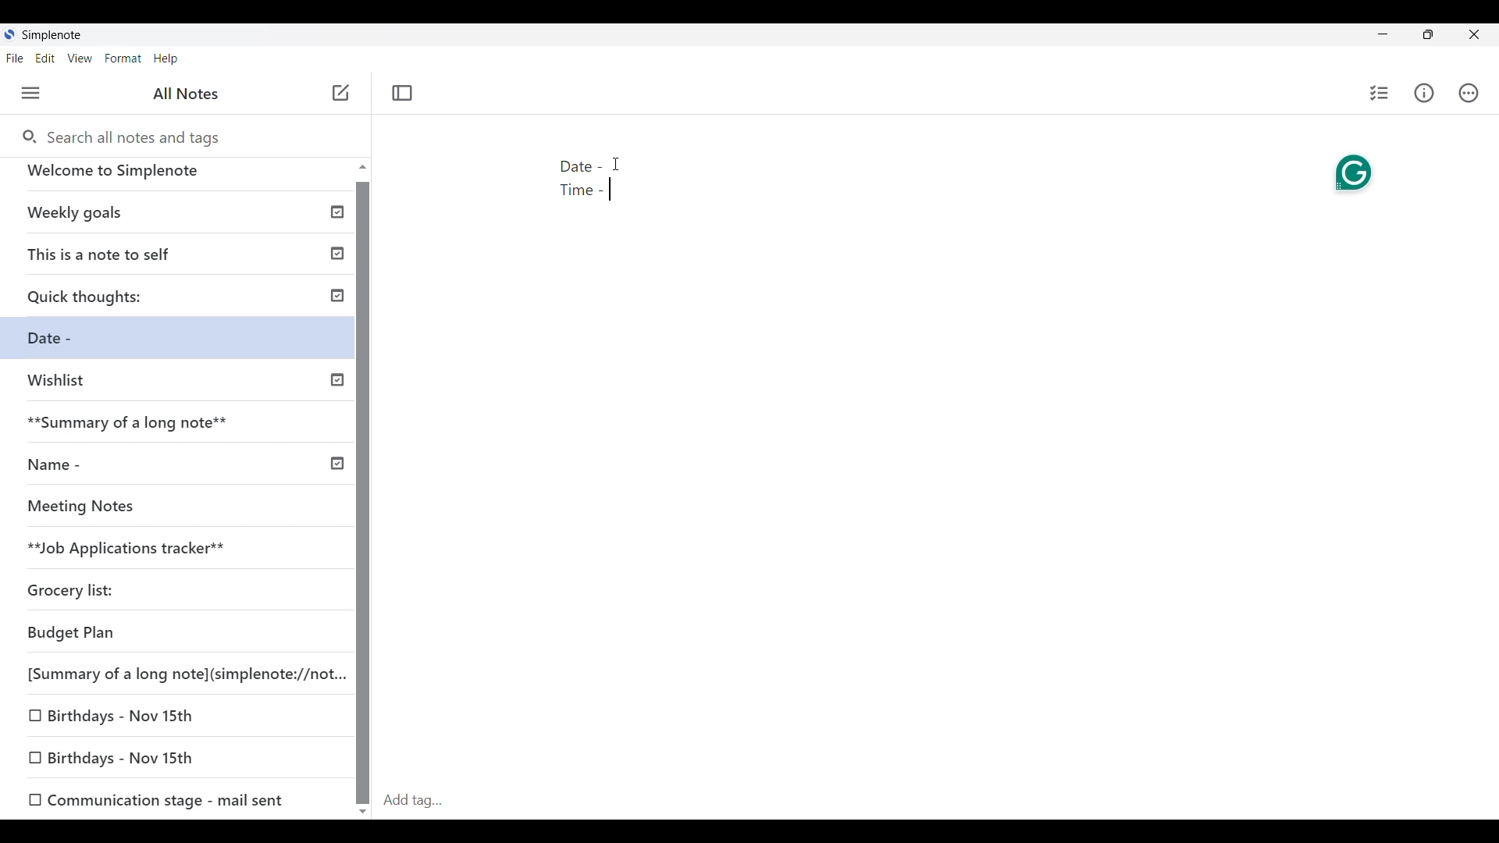  I want to click on Menu, so click(31, 93).